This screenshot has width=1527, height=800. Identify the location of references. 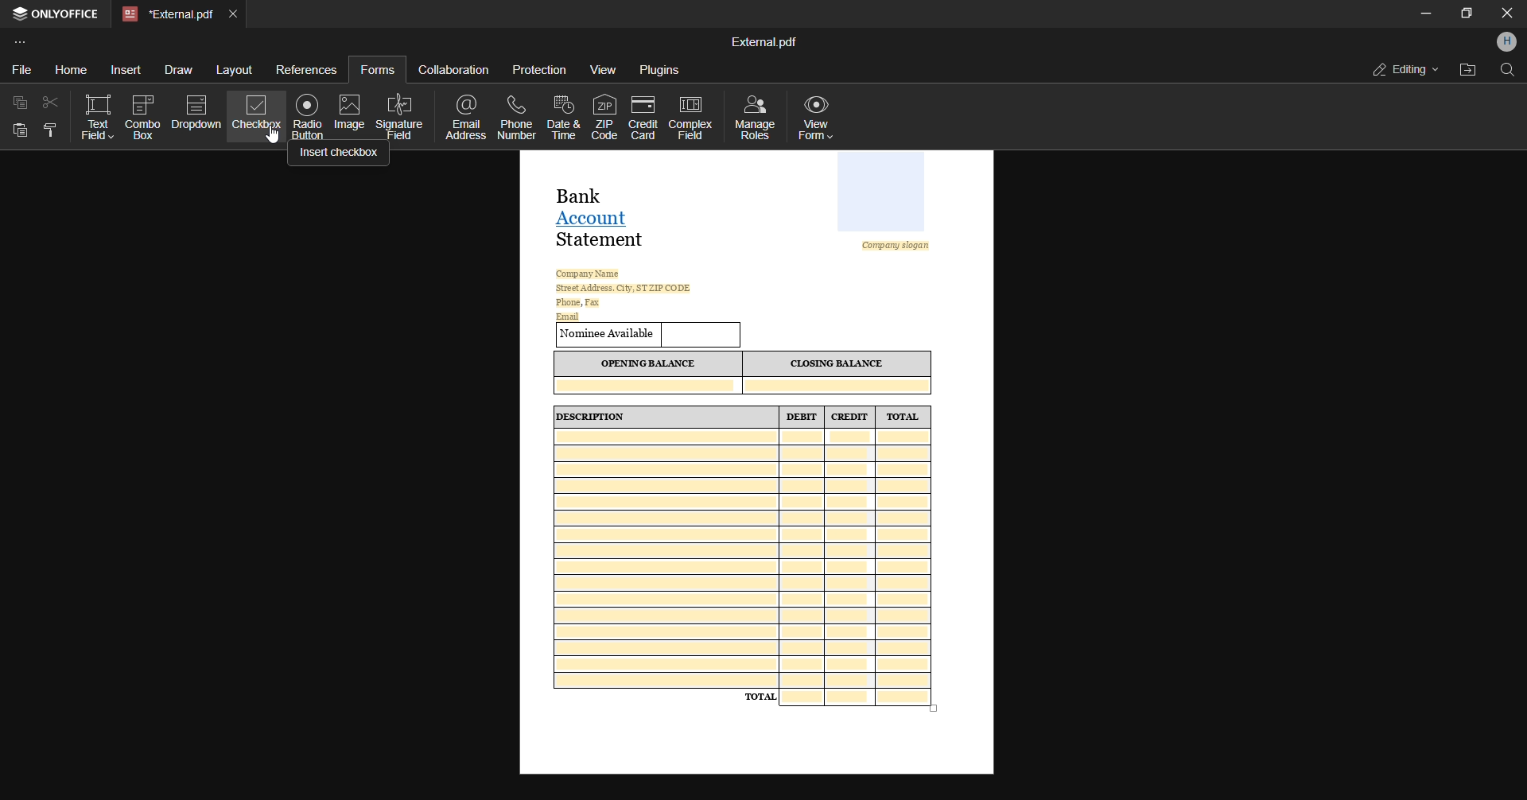
(308, 69).